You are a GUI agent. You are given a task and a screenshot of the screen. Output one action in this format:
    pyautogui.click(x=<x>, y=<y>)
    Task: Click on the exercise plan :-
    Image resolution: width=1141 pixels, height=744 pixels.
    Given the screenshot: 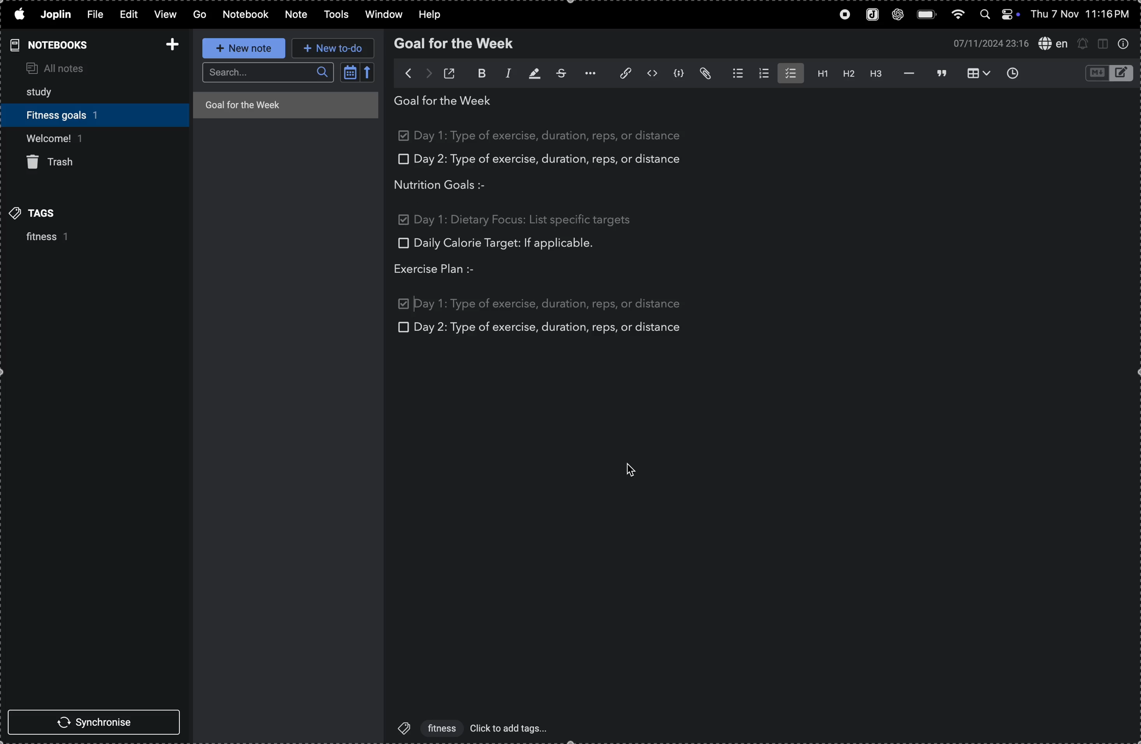 What is the action you would take?
    pyautogui.click(x=444, y=270)
    